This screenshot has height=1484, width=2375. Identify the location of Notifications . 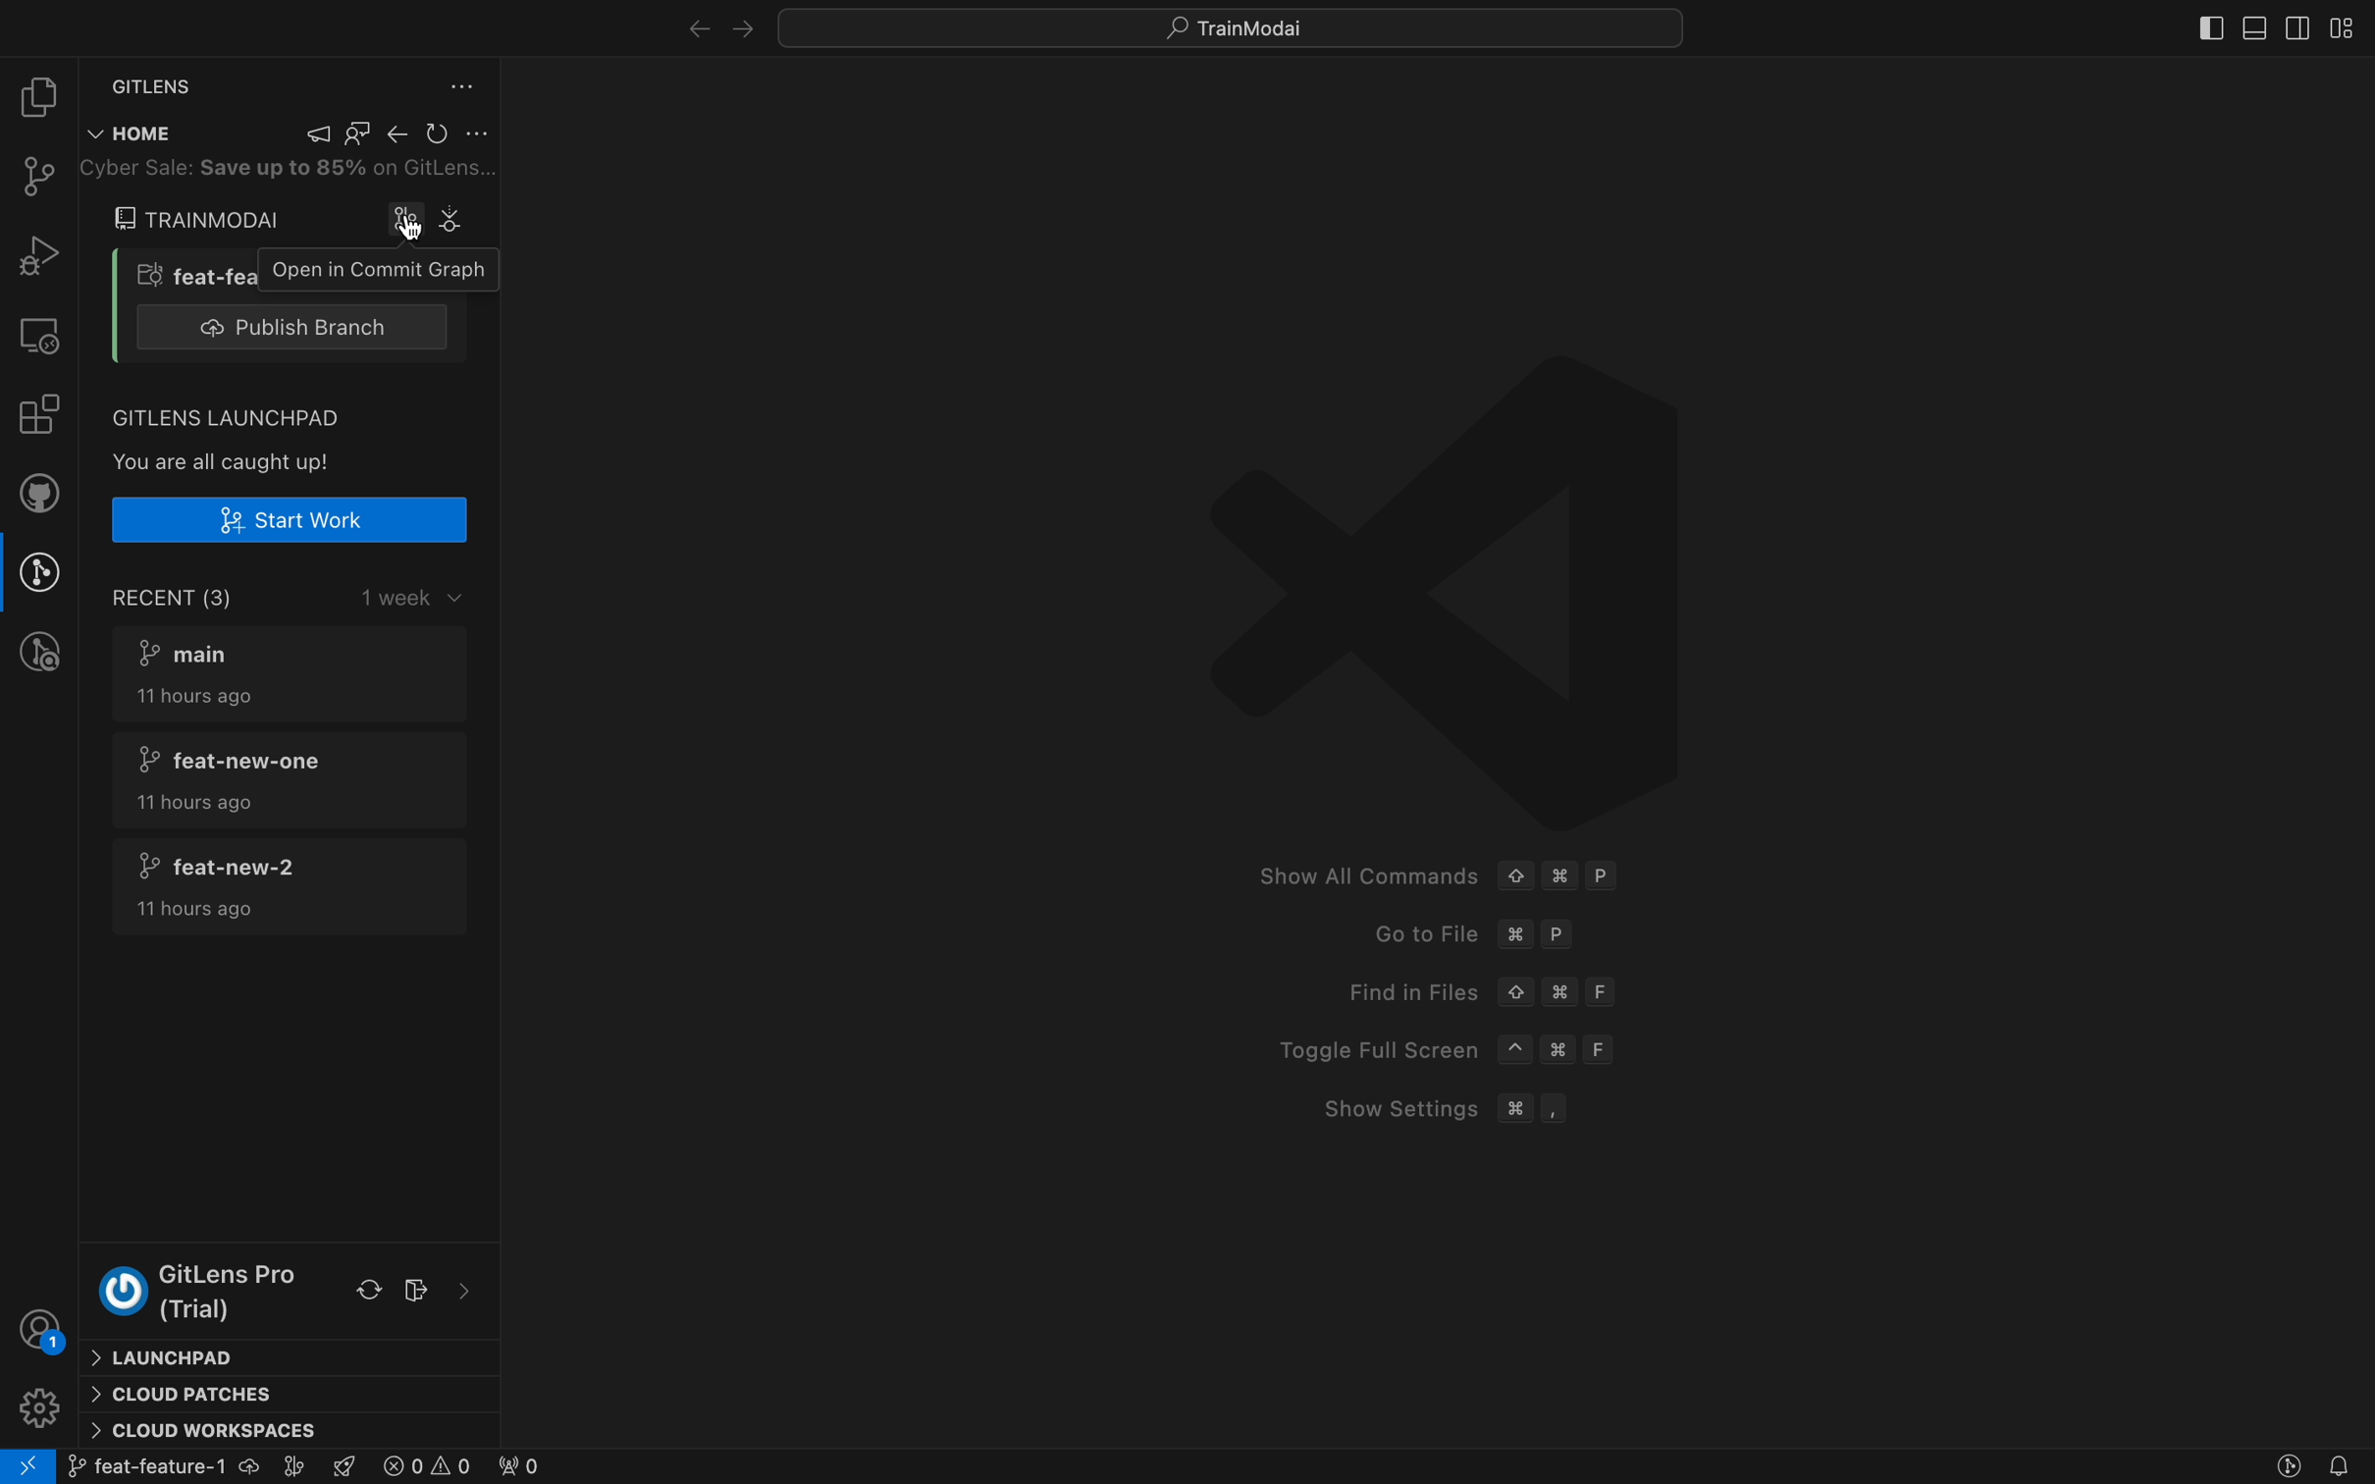
(2341, 1465).